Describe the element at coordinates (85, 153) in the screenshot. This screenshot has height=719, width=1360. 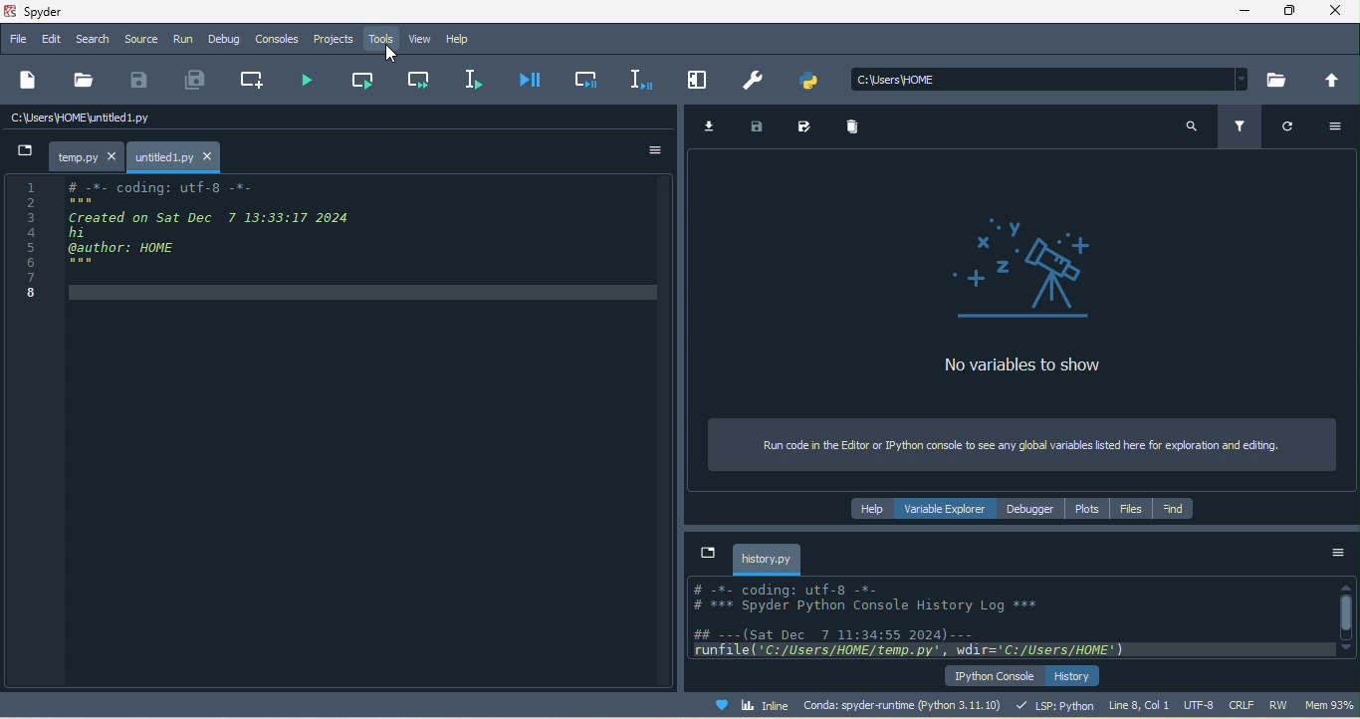
I see `temp.py tab` at that location.